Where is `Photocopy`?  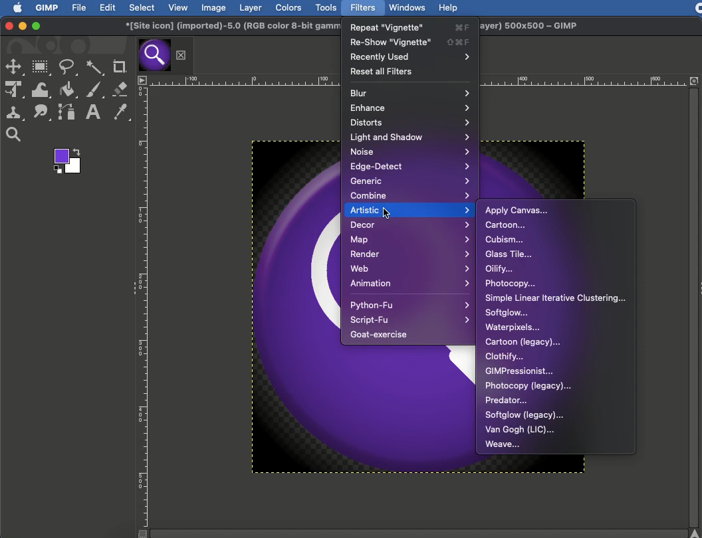 Photocopy is located at coordinates (528, 385).